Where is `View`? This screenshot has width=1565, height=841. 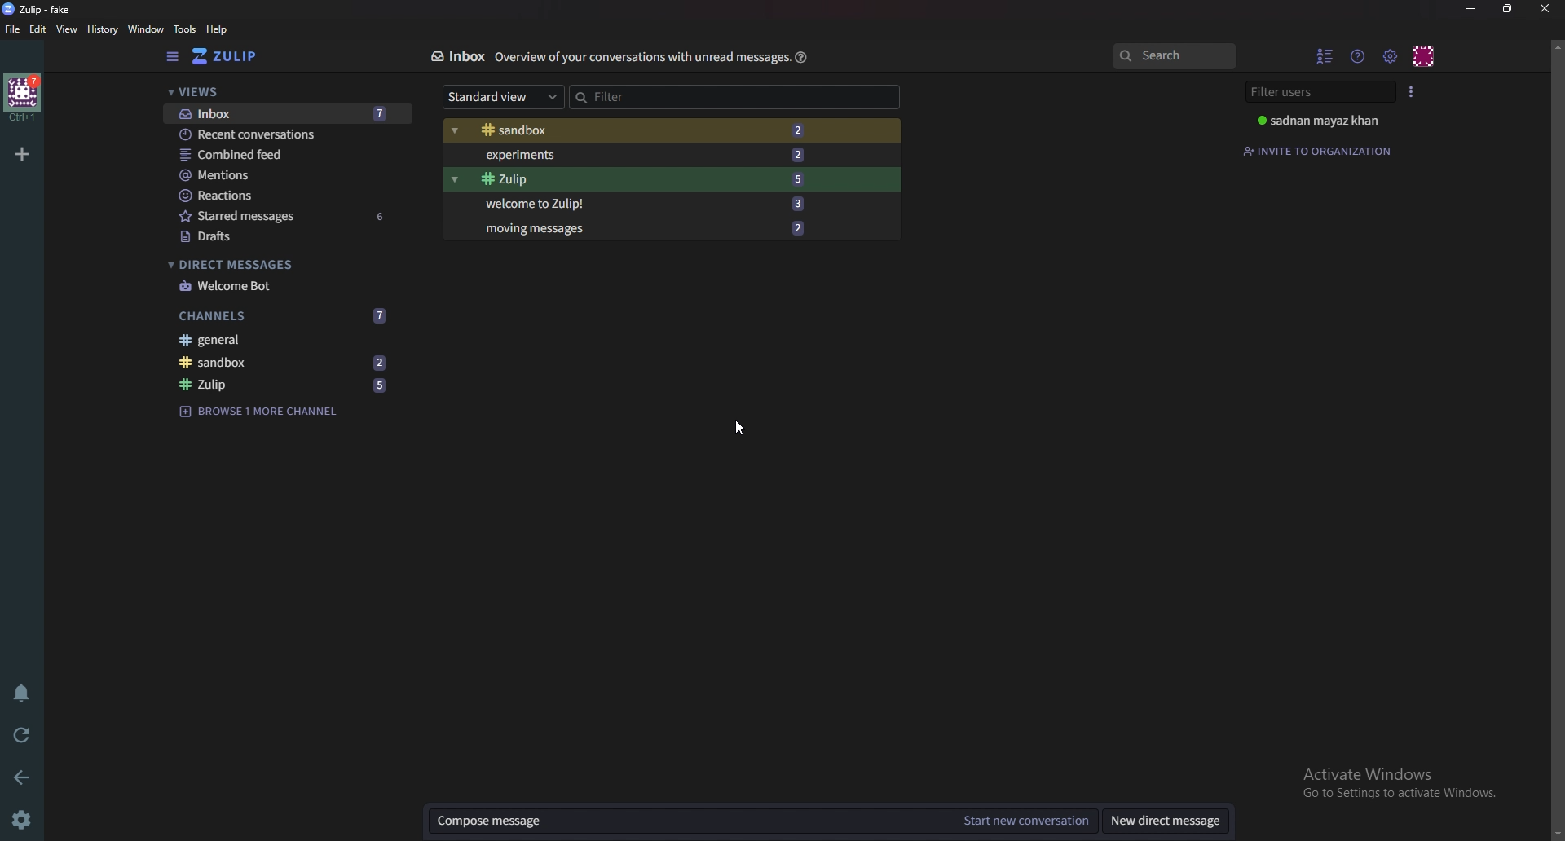
View is located at coordinates (68, 30).